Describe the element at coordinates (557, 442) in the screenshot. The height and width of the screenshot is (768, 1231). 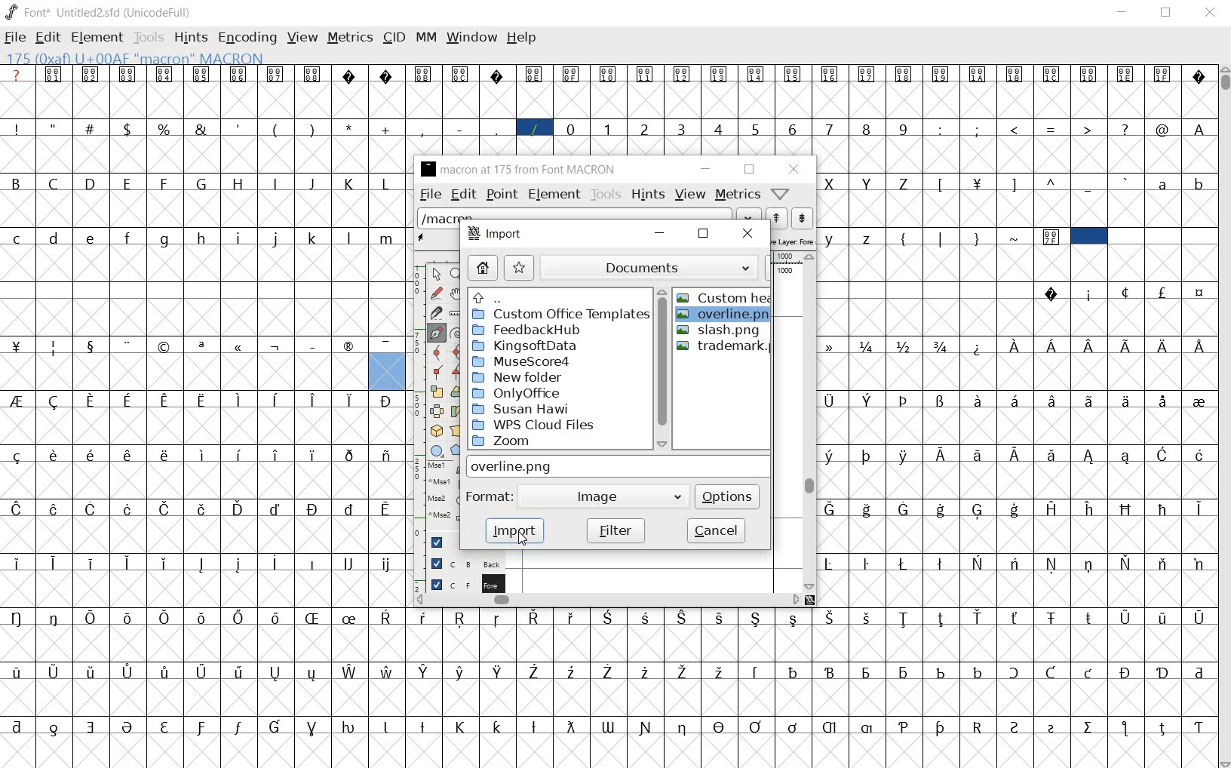
I see `zoom` at that location.